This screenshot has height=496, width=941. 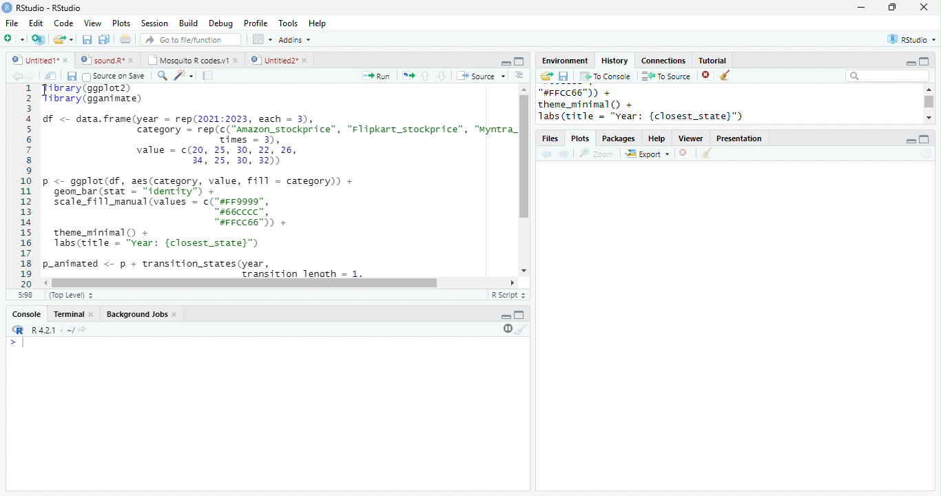 I want to click on (Top Level), so click(x=71, y=295).